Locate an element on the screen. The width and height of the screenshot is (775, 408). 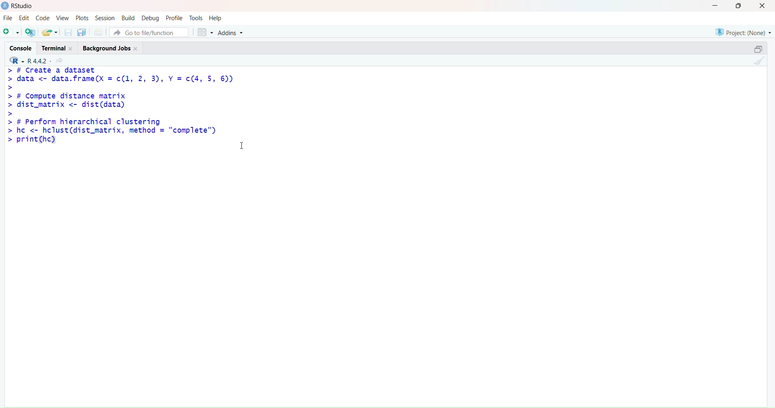
Tools is located at coordinates (195, 19).